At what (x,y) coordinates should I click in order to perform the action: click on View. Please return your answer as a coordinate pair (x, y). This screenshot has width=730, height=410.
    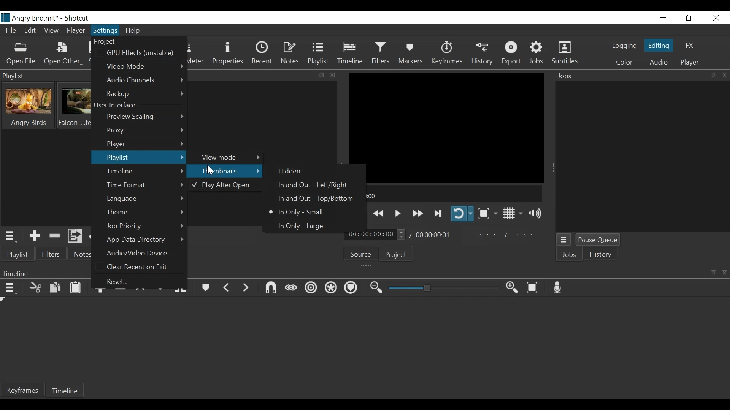
    Looking at the image, I should click on (51, 31).